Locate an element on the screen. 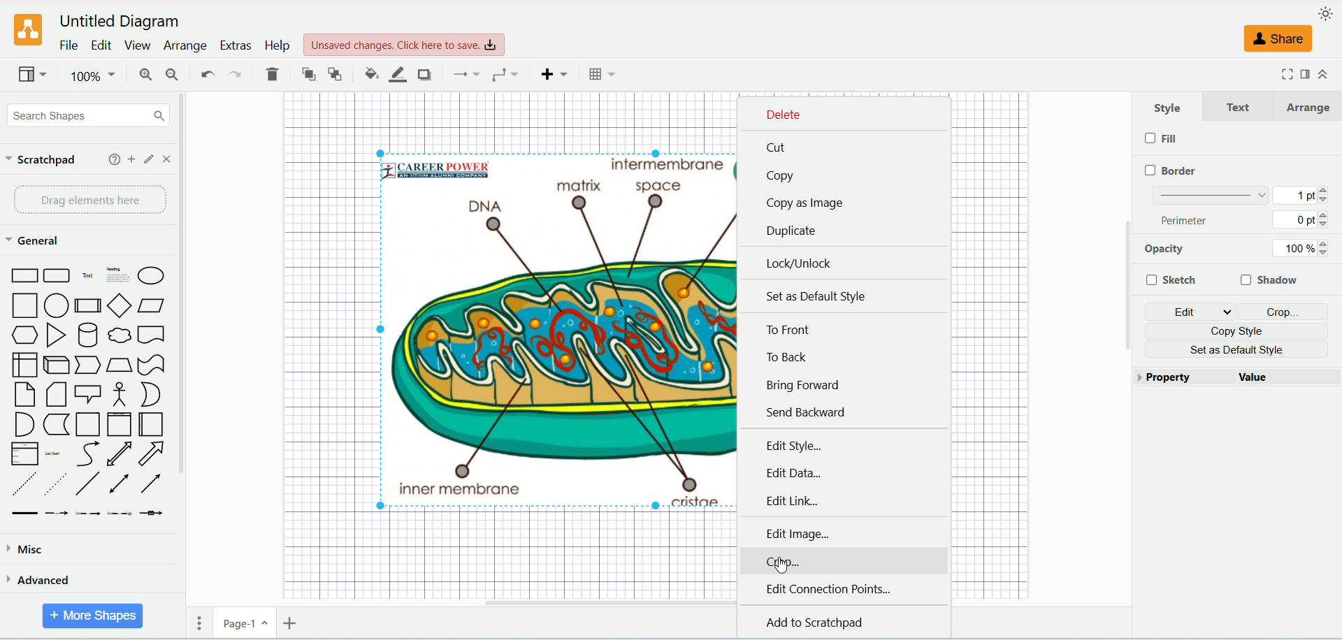 The height and width of the screenshot is (640, 1342). Hexagon is located at coordinates (26, 336).